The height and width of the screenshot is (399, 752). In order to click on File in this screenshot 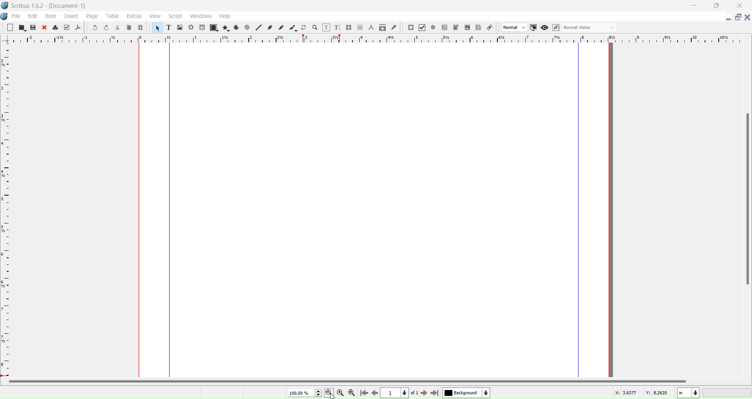, I will do `click(16, 16)`.